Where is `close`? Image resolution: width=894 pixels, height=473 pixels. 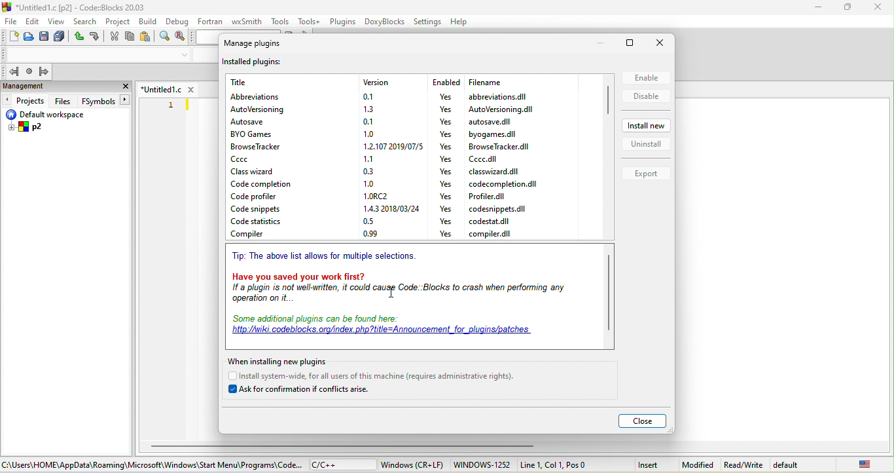
close is located at coordinates (642, 422).